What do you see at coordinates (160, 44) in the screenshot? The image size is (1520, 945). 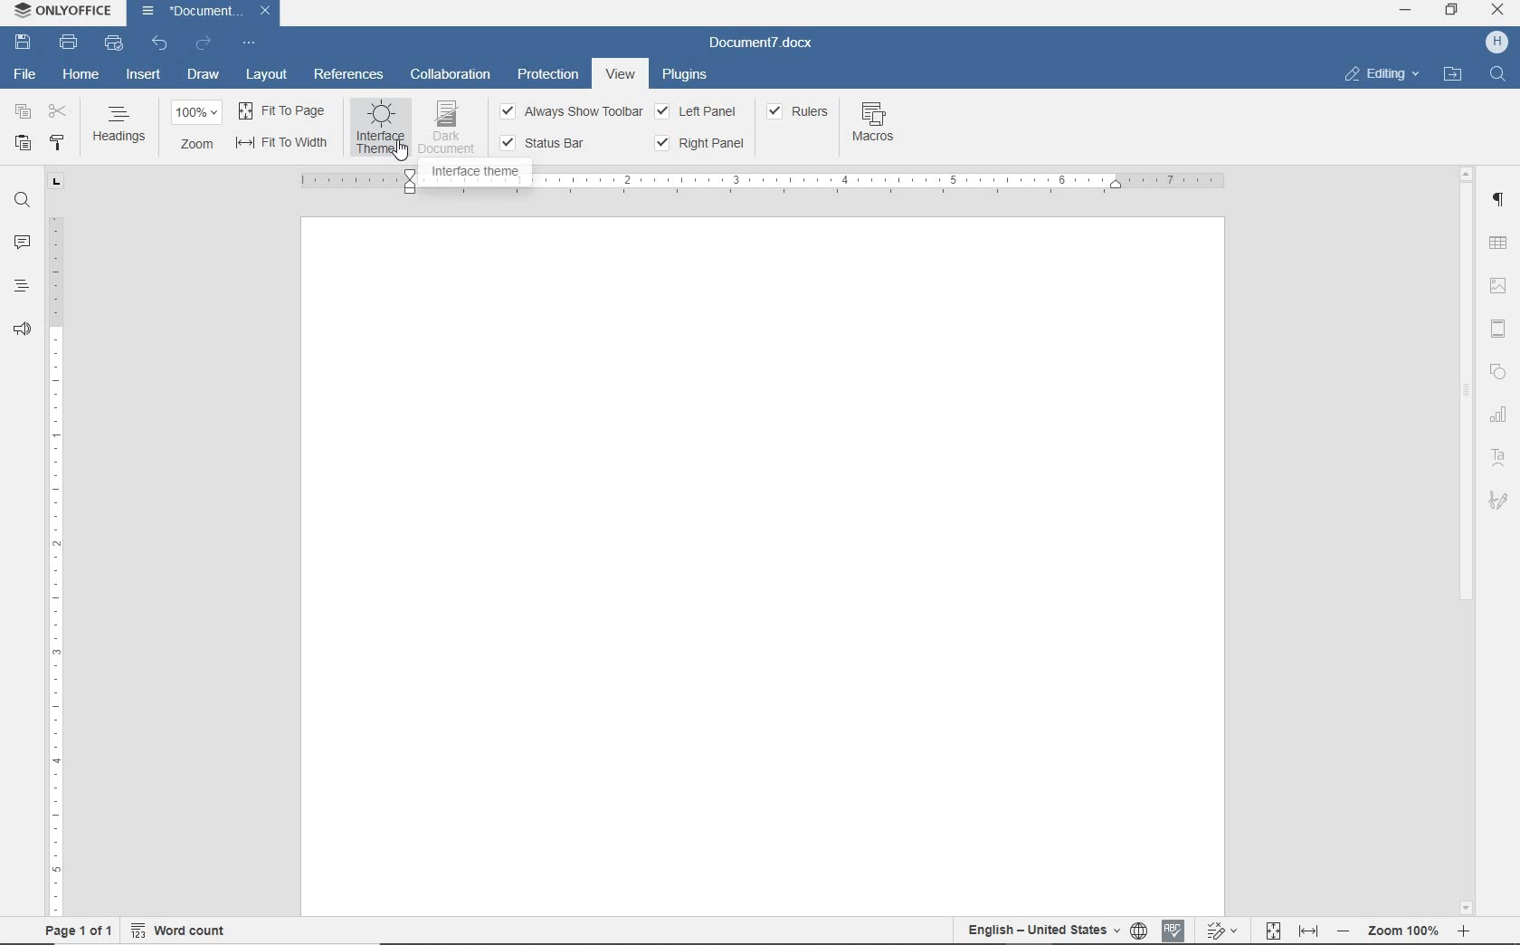 I see `UNDO` at bounding box center [160, 44].